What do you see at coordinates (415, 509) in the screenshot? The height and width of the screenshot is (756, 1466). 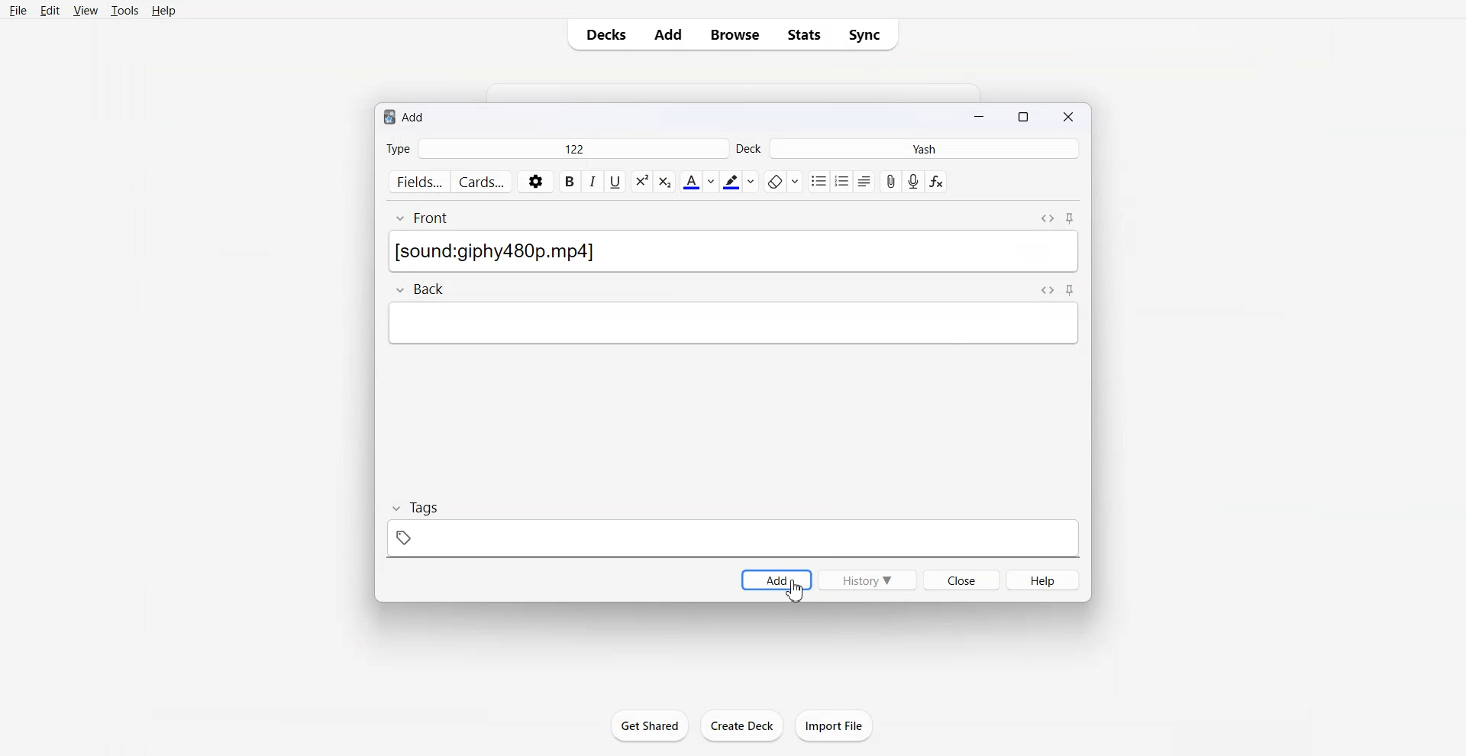 I see `Tags` at bounding box center [415, 509].